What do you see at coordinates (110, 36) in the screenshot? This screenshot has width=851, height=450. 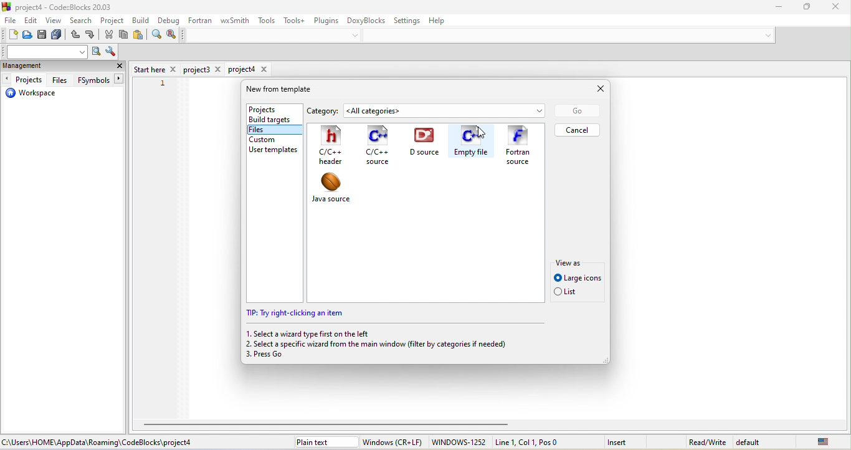 I see `cut` at bounding box center [110, 36].